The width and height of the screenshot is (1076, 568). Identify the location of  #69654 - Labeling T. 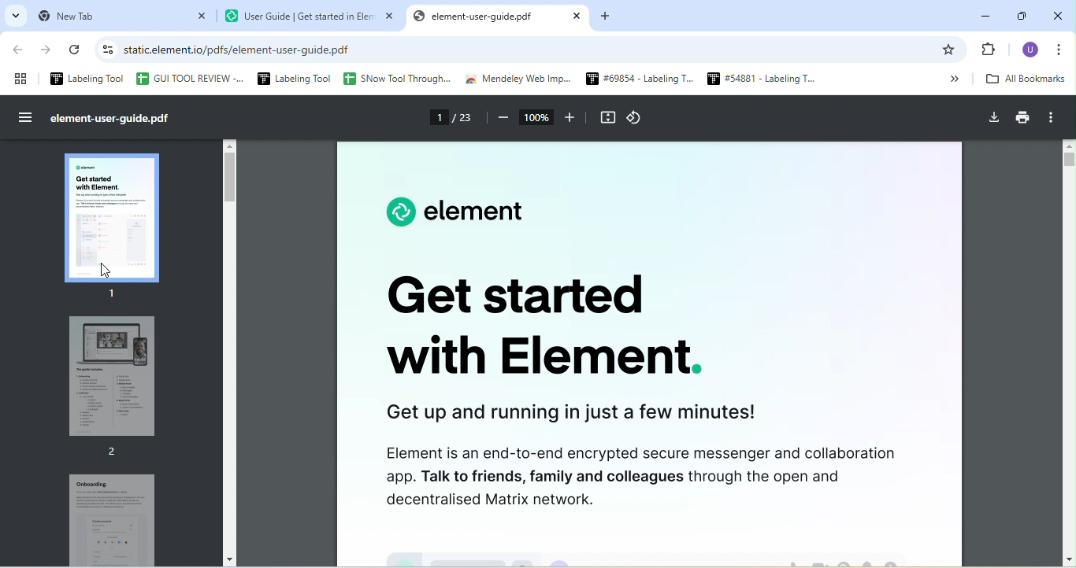
(636, 79).